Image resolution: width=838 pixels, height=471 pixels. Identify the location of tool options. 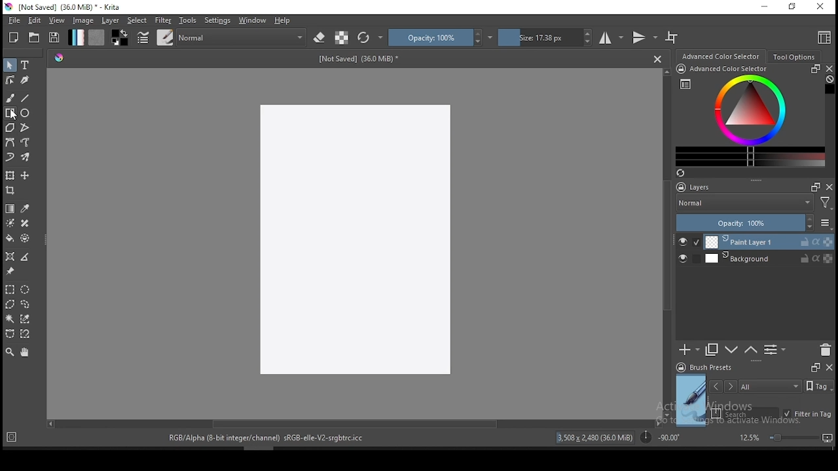
(795, 57).